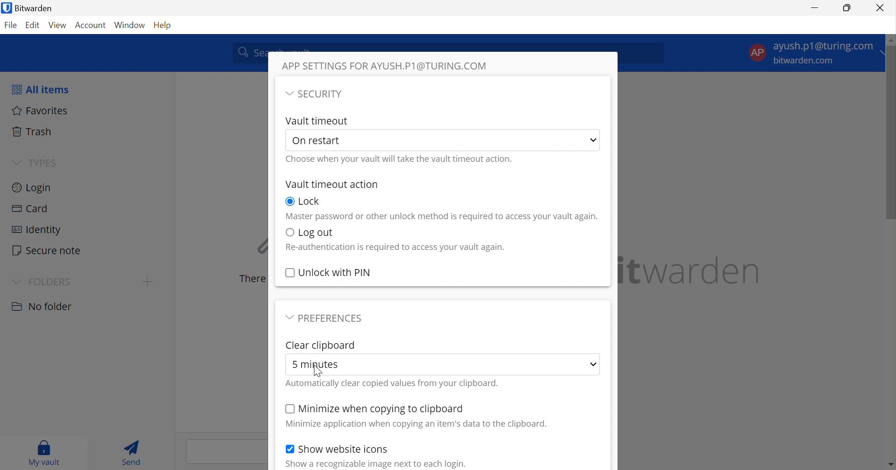  I want to click on On restart, so click(320, 141).